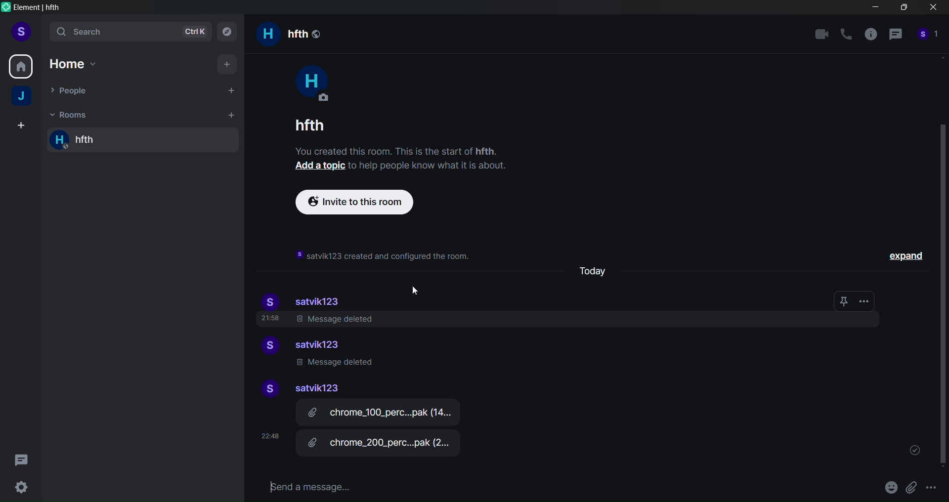 Image resolution: width=949 pixels, height=502 pixels. I want to click on threads, so click(23, 457).